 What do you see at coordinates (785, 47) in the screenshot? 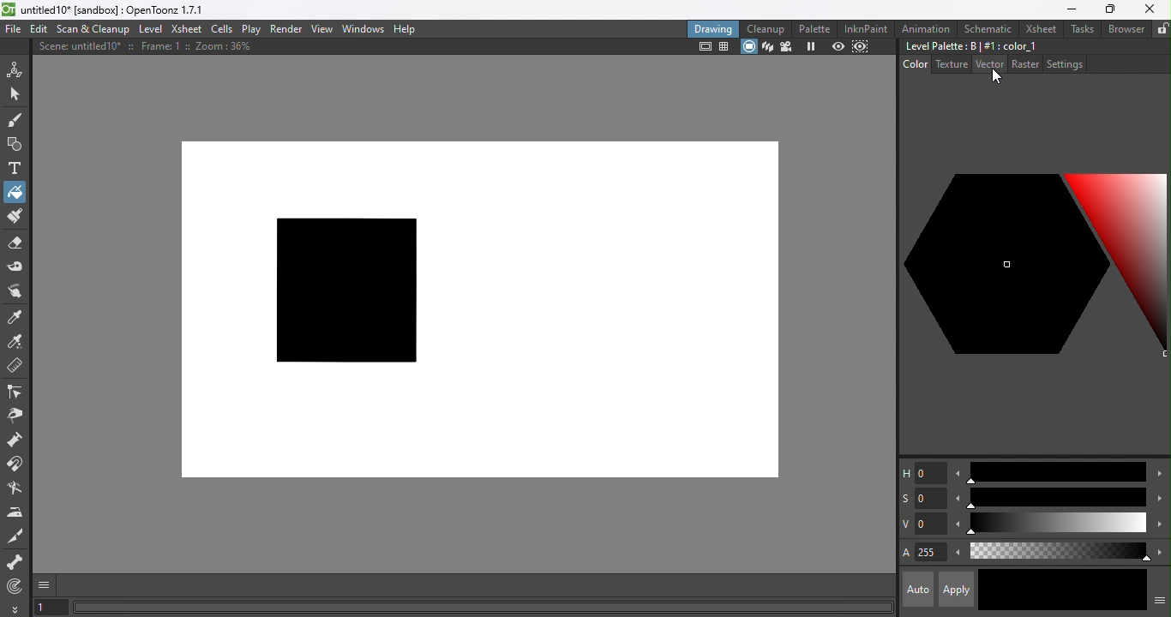
I see `Camera view` at bounding box center [785, 47].